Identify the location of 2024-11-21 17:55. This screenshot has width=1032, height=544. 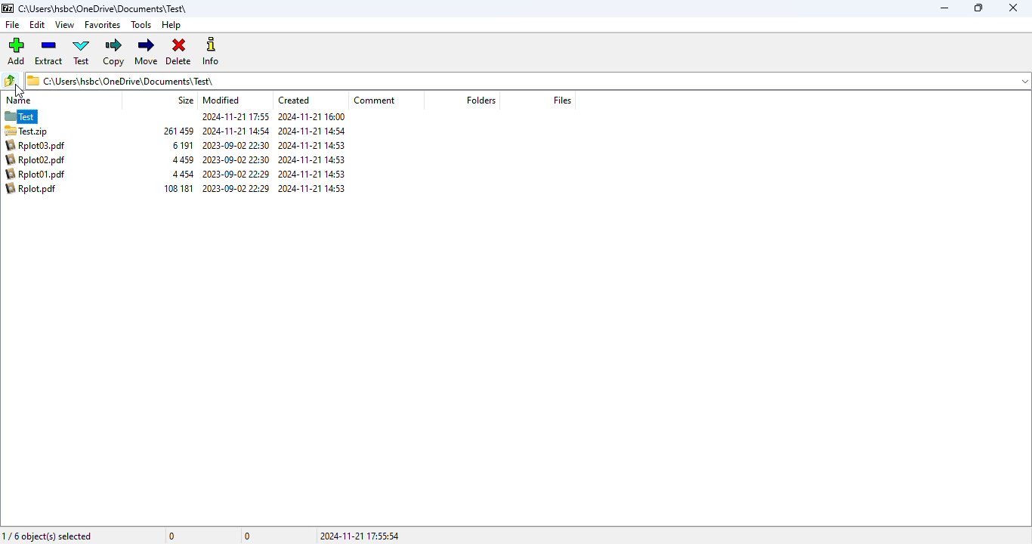
(236, 116).